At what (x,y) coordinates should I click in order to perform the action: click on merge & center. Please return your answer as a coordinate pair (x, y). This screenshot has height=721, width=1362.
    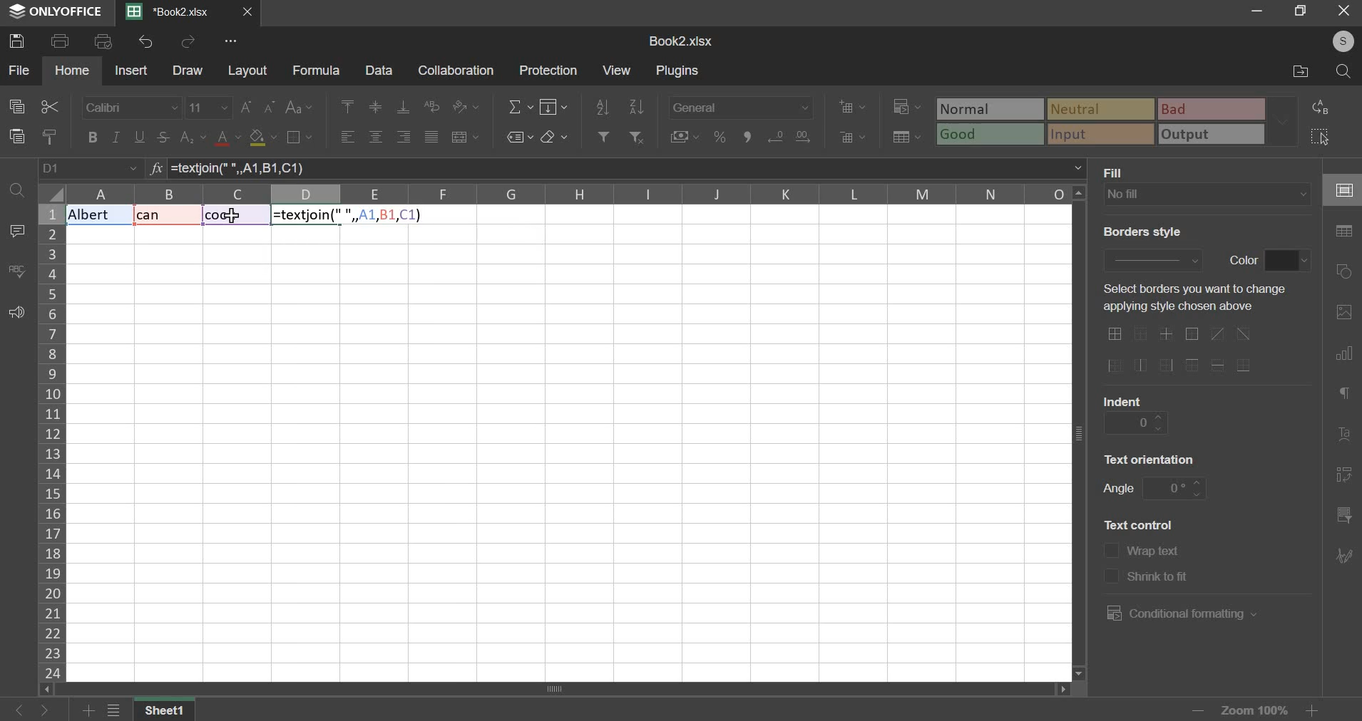
    Looking at the image, I should click on (466, 137).